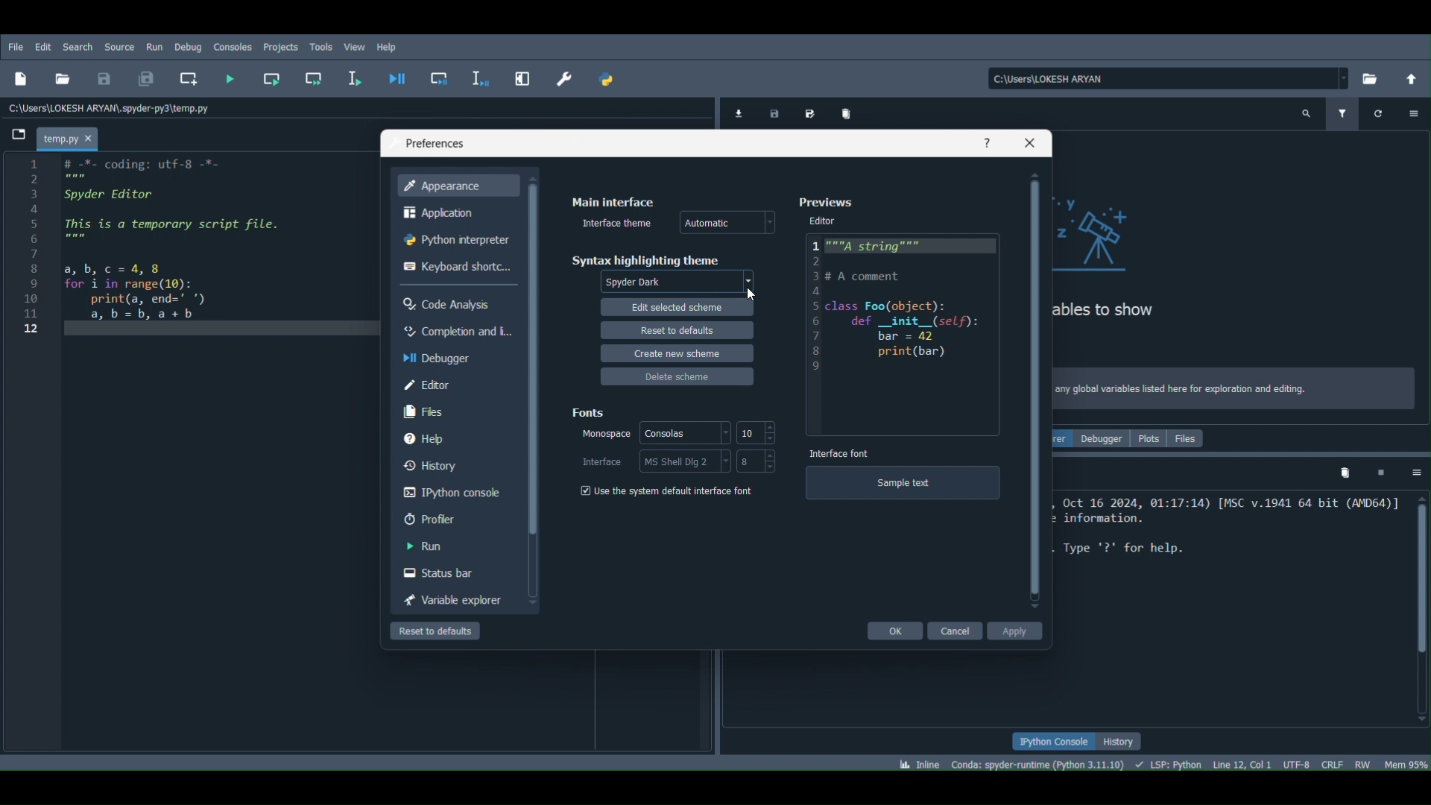 The width and height of the screenshot is (1431, 805). I want to click on Edit, so click(45, 45).